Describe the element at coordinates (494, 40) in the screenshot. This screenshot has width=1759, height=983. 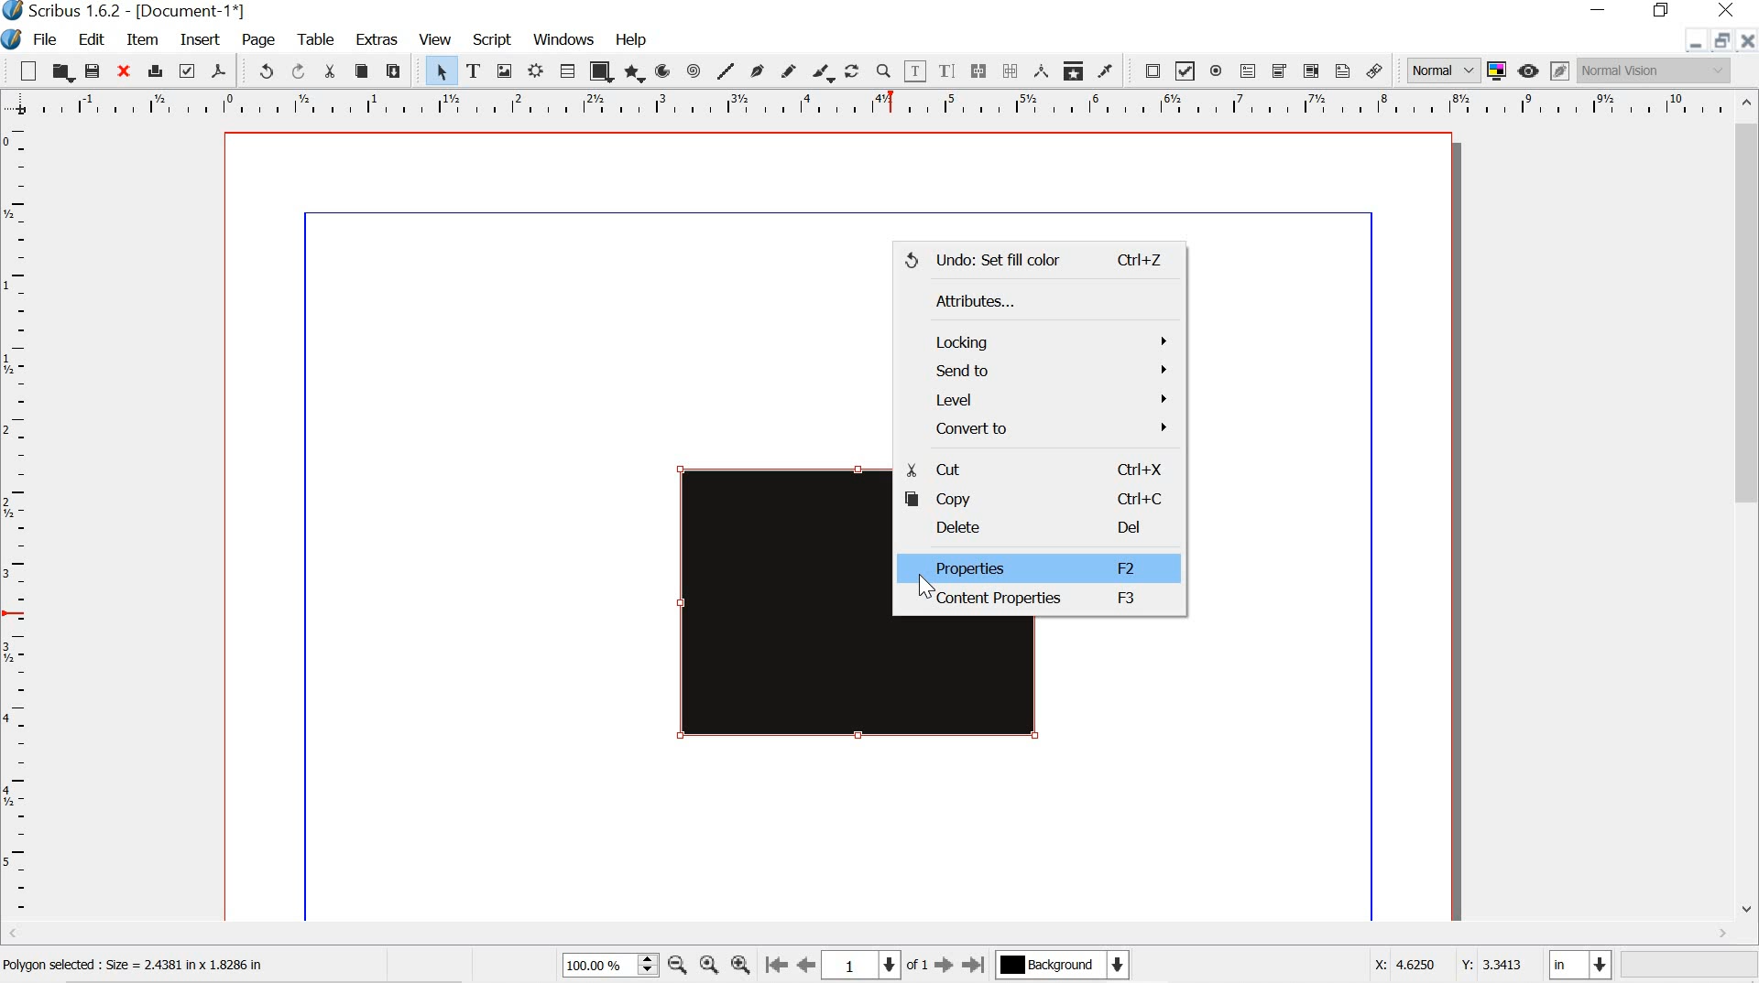
I see `script` at that location.